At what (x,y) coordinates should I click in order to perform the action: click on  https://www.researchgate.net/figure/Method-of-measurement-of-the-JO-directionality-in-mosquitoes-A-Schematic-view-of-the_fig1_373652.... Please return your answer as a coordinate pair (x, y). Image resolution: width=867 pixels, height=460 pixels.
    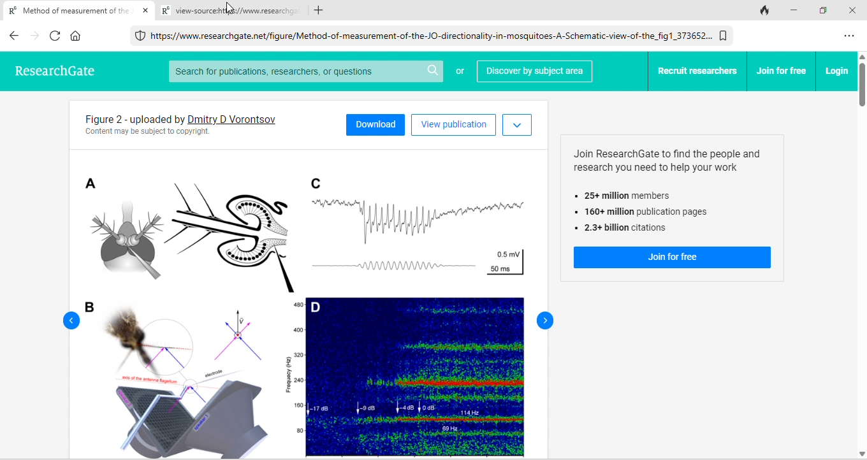
    Looking at the image, I should click on (432, 35).